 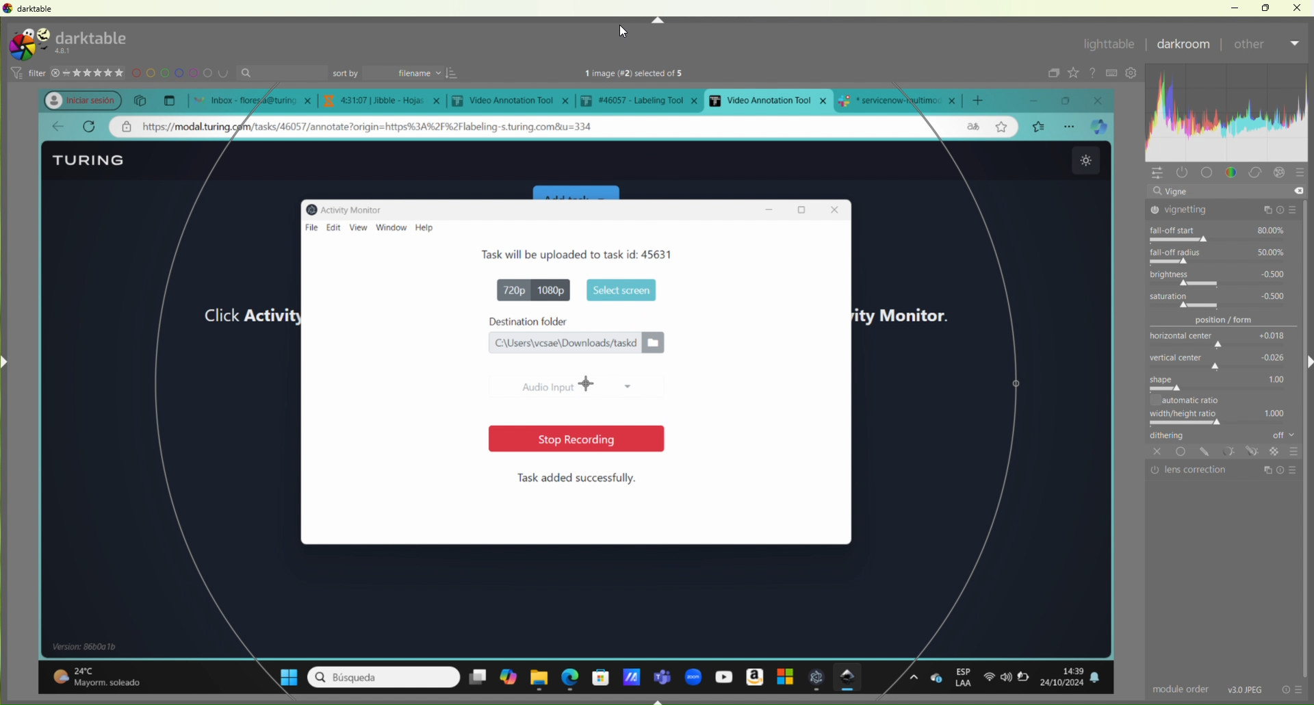 What do you see at coordinates (569, 439) in the screenshot?
I see `stop recording` at bounding box center [569, 439].